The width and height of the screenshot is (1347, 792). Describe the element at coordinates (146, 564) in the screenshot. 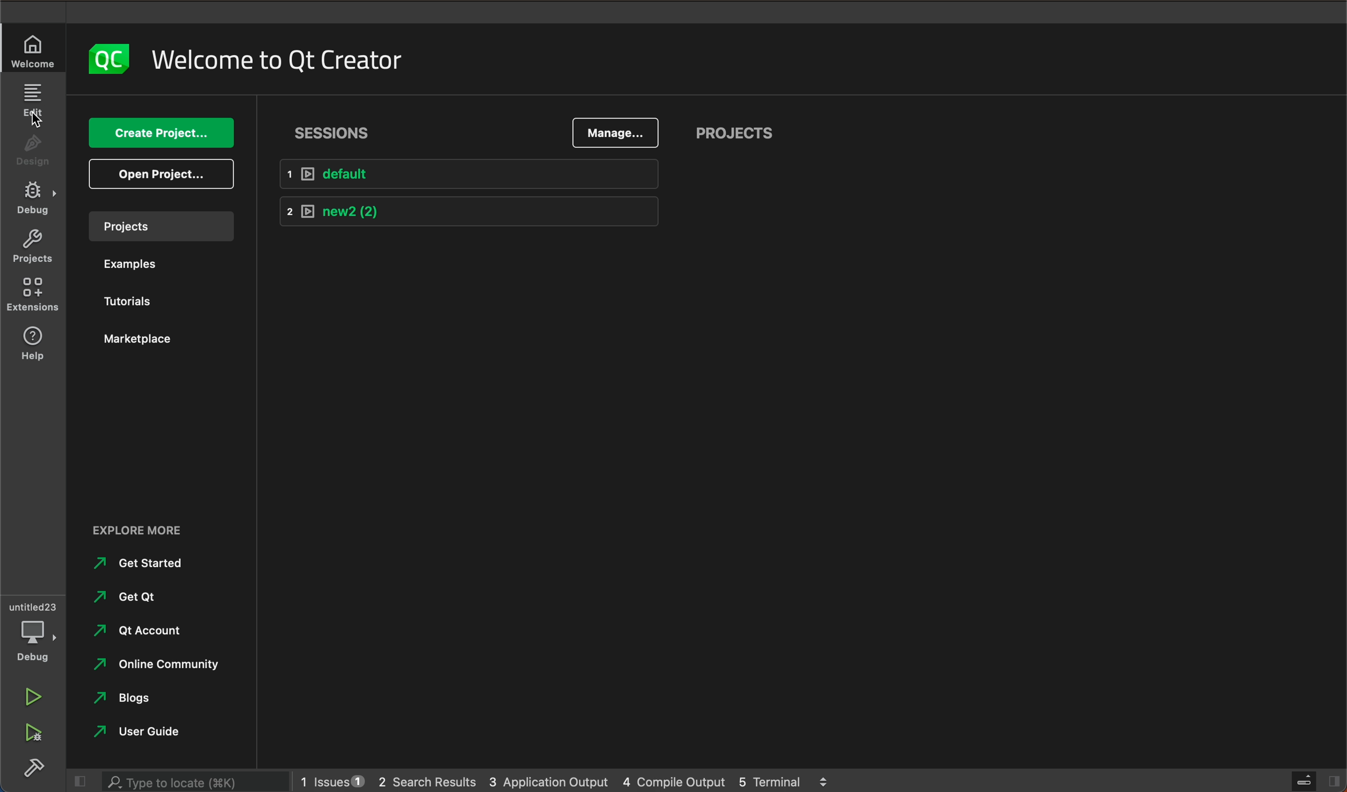

I see `get started` at that location.